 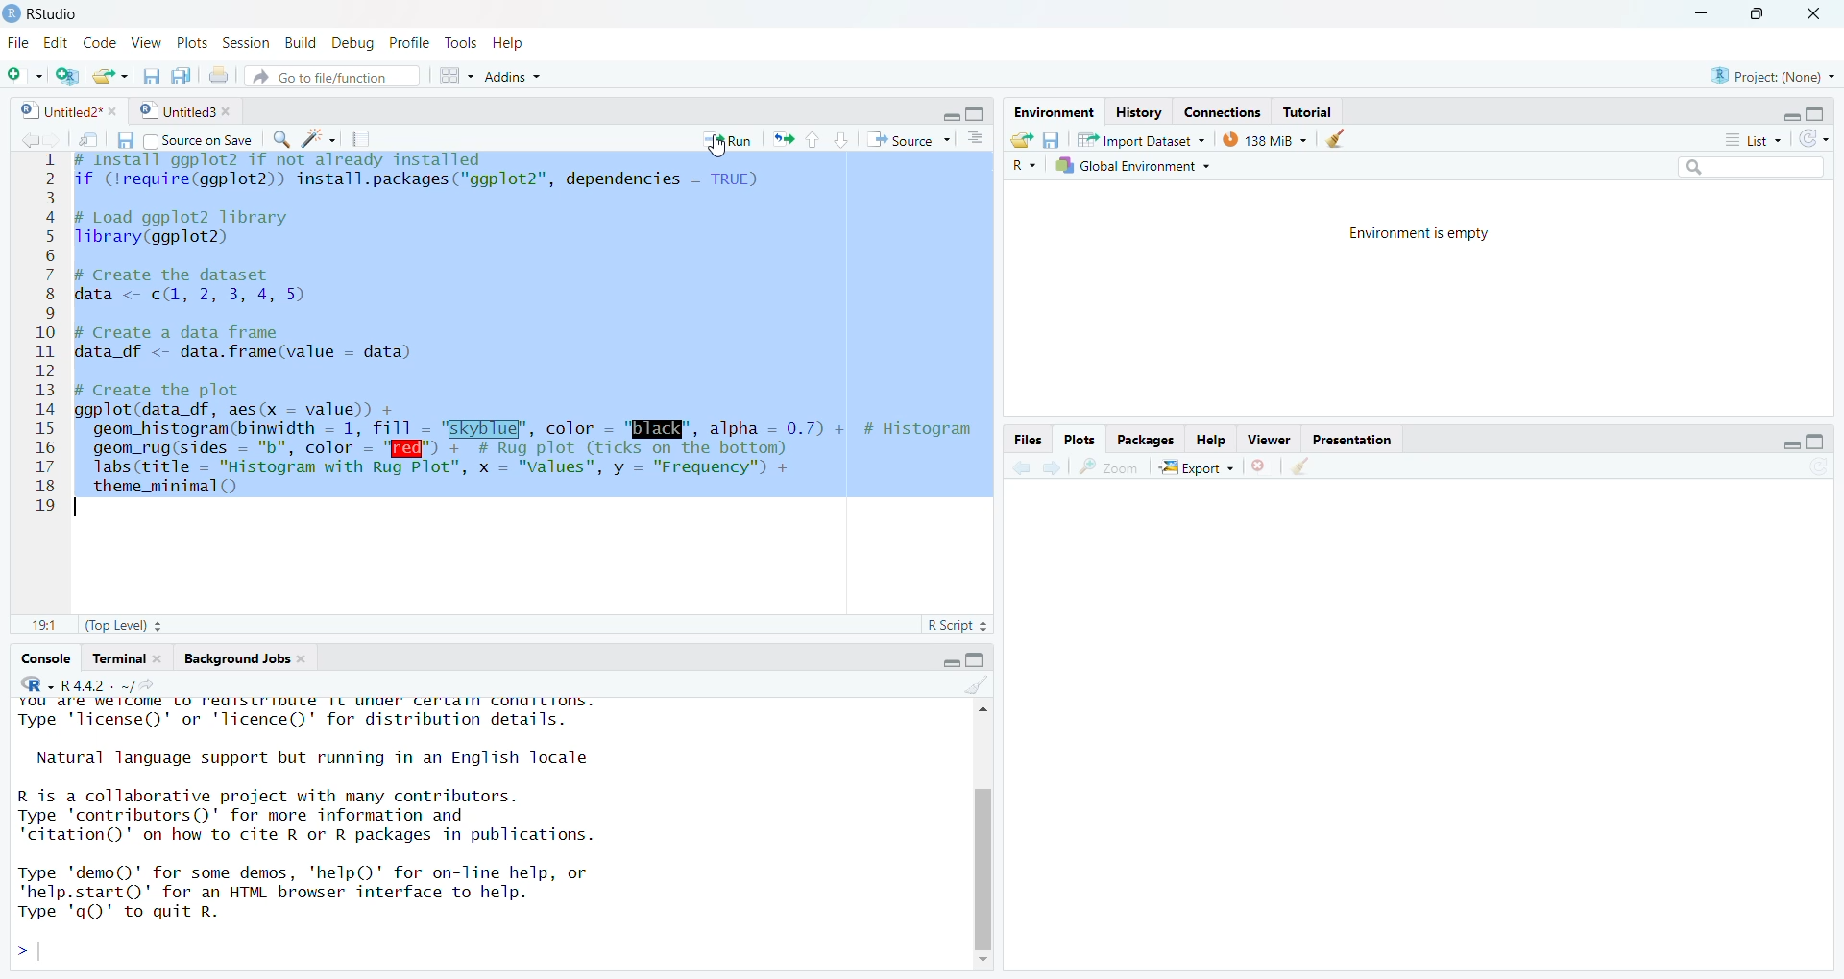 I want to click on D Rstudio, so click(x=85, y=13).